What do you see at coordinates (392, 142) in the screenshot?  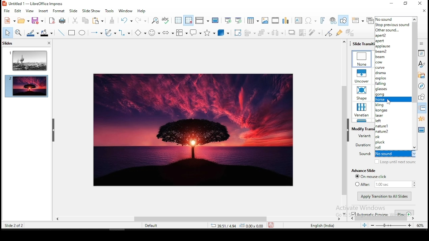 I see `pluck` at bounding box center [392, 142].